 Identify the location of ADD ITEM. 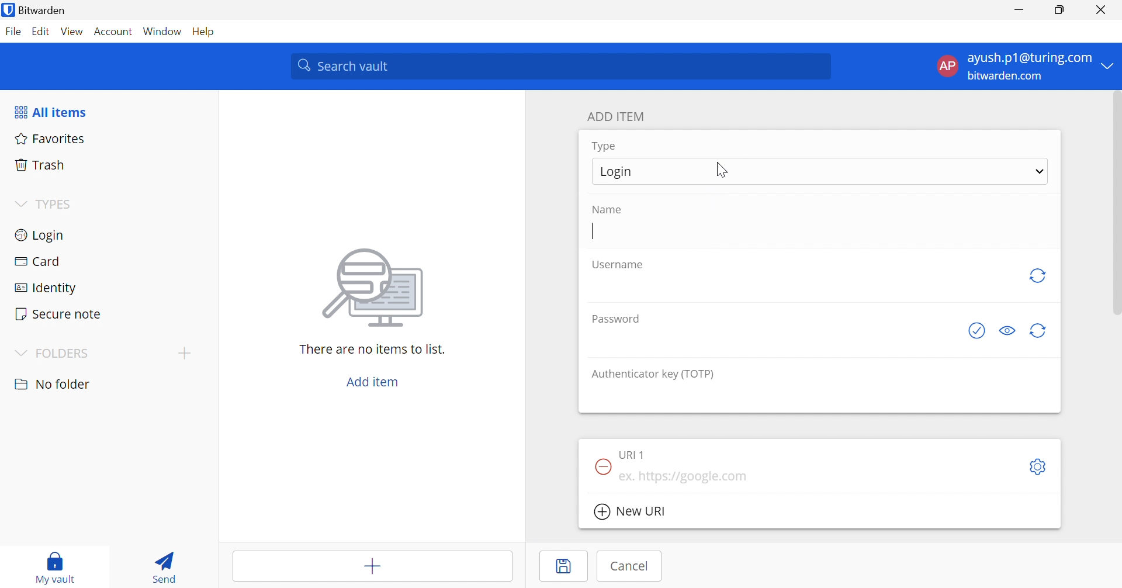
(616, 116).